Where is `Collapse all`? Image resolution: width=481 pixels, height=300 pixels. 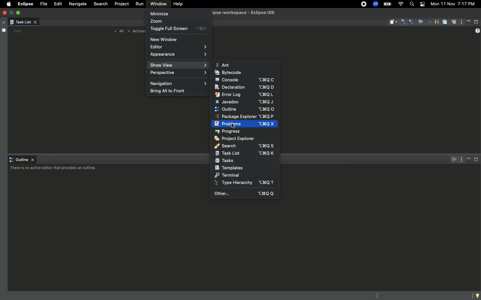
Collapse all is located at coordinates (445, 23).